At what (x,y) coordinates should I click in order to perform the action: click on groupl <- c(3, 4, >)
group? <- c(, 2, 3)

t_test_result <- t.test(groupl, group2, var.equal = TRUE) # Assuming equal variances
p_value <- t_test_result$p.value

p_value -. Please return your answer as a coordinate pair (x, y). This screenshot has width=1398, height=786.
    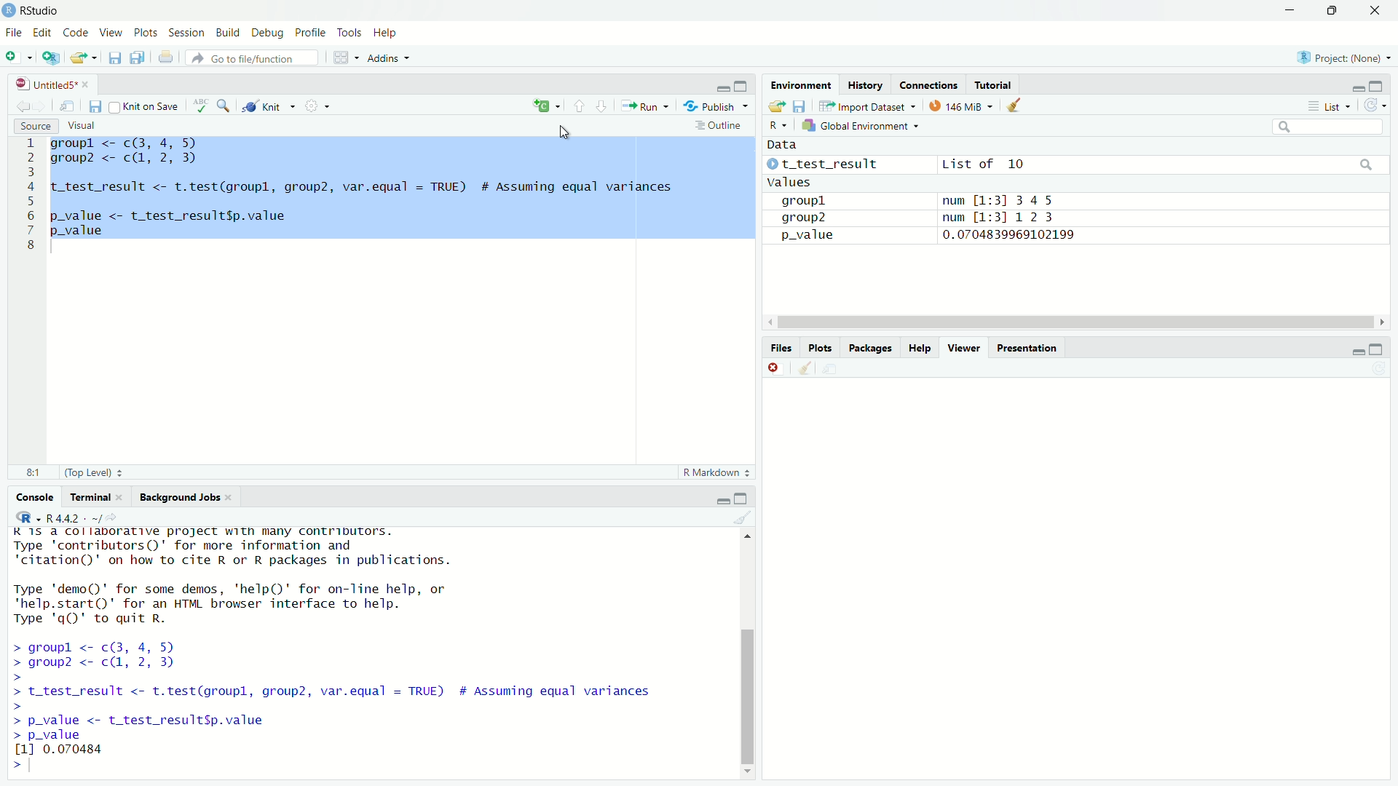
    Looking at the image, I should click on (400, 188).